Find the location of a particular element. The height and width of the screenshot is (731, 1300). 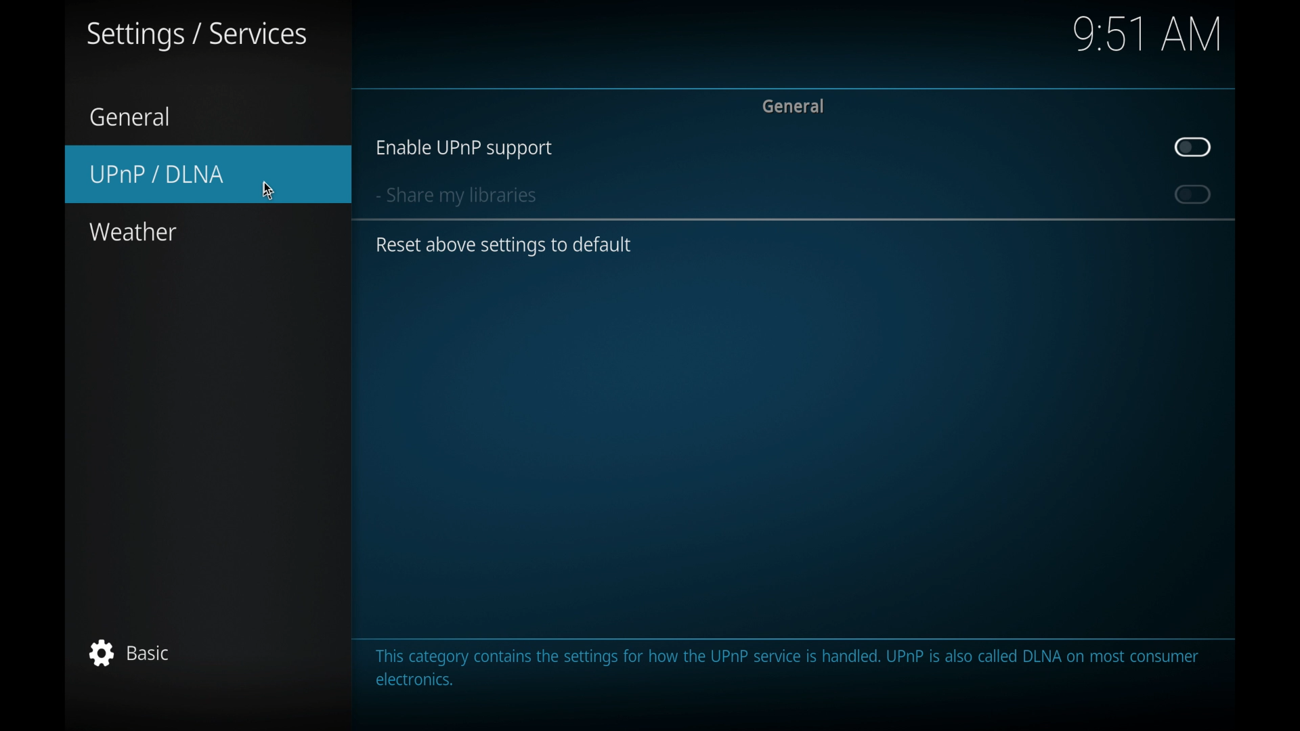

enable UPnPsupport is located at coordinates (463, 148).